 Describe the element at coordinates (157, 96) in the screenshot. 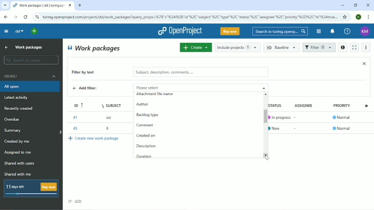

I see `Attachment file name` at that location.